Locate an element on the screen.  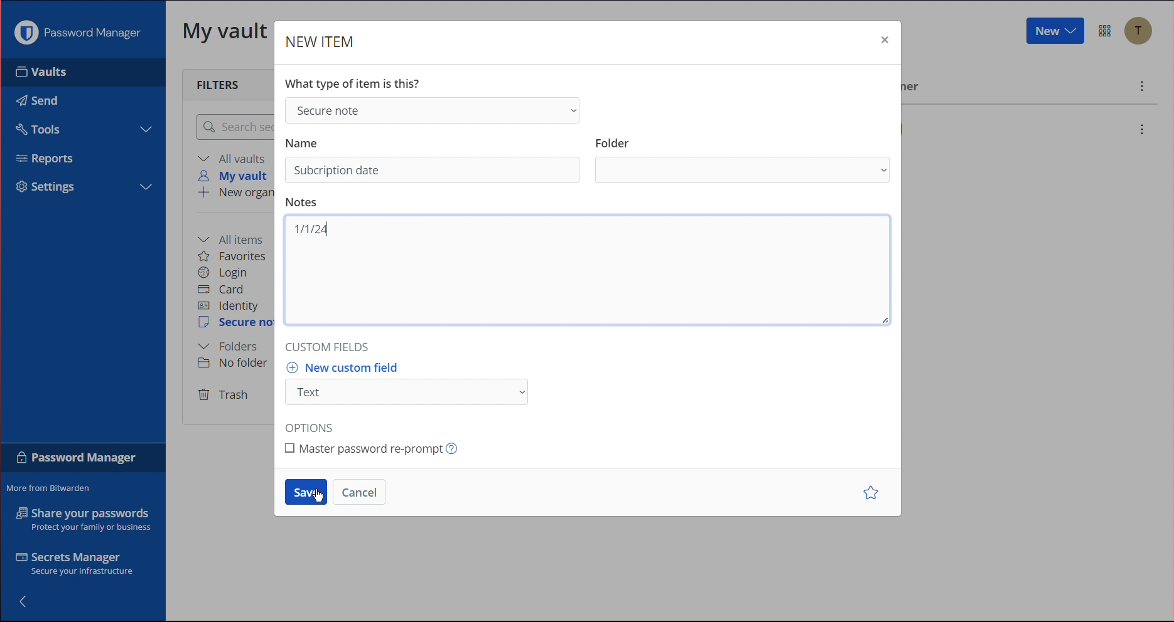
New custom field is located at coordinates (349, 367).